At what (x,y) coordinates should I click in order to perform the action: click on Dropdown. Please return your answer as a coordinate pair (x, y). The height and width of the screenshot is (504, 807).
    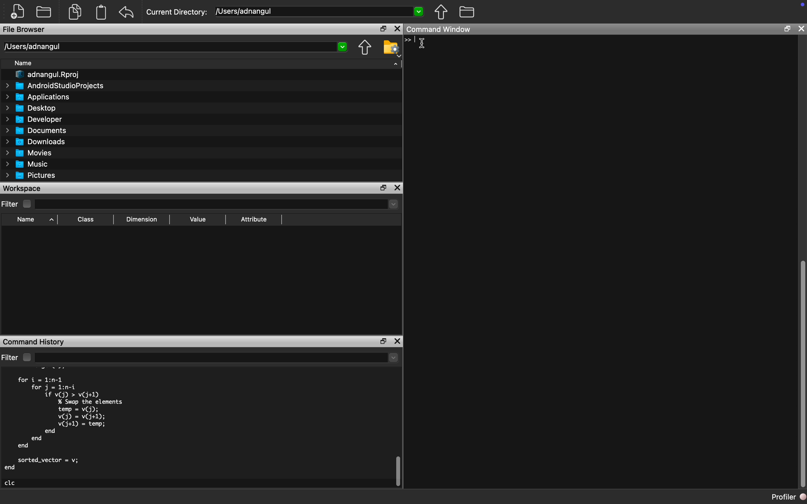
    Looking at the image, I should click on (217, 358).